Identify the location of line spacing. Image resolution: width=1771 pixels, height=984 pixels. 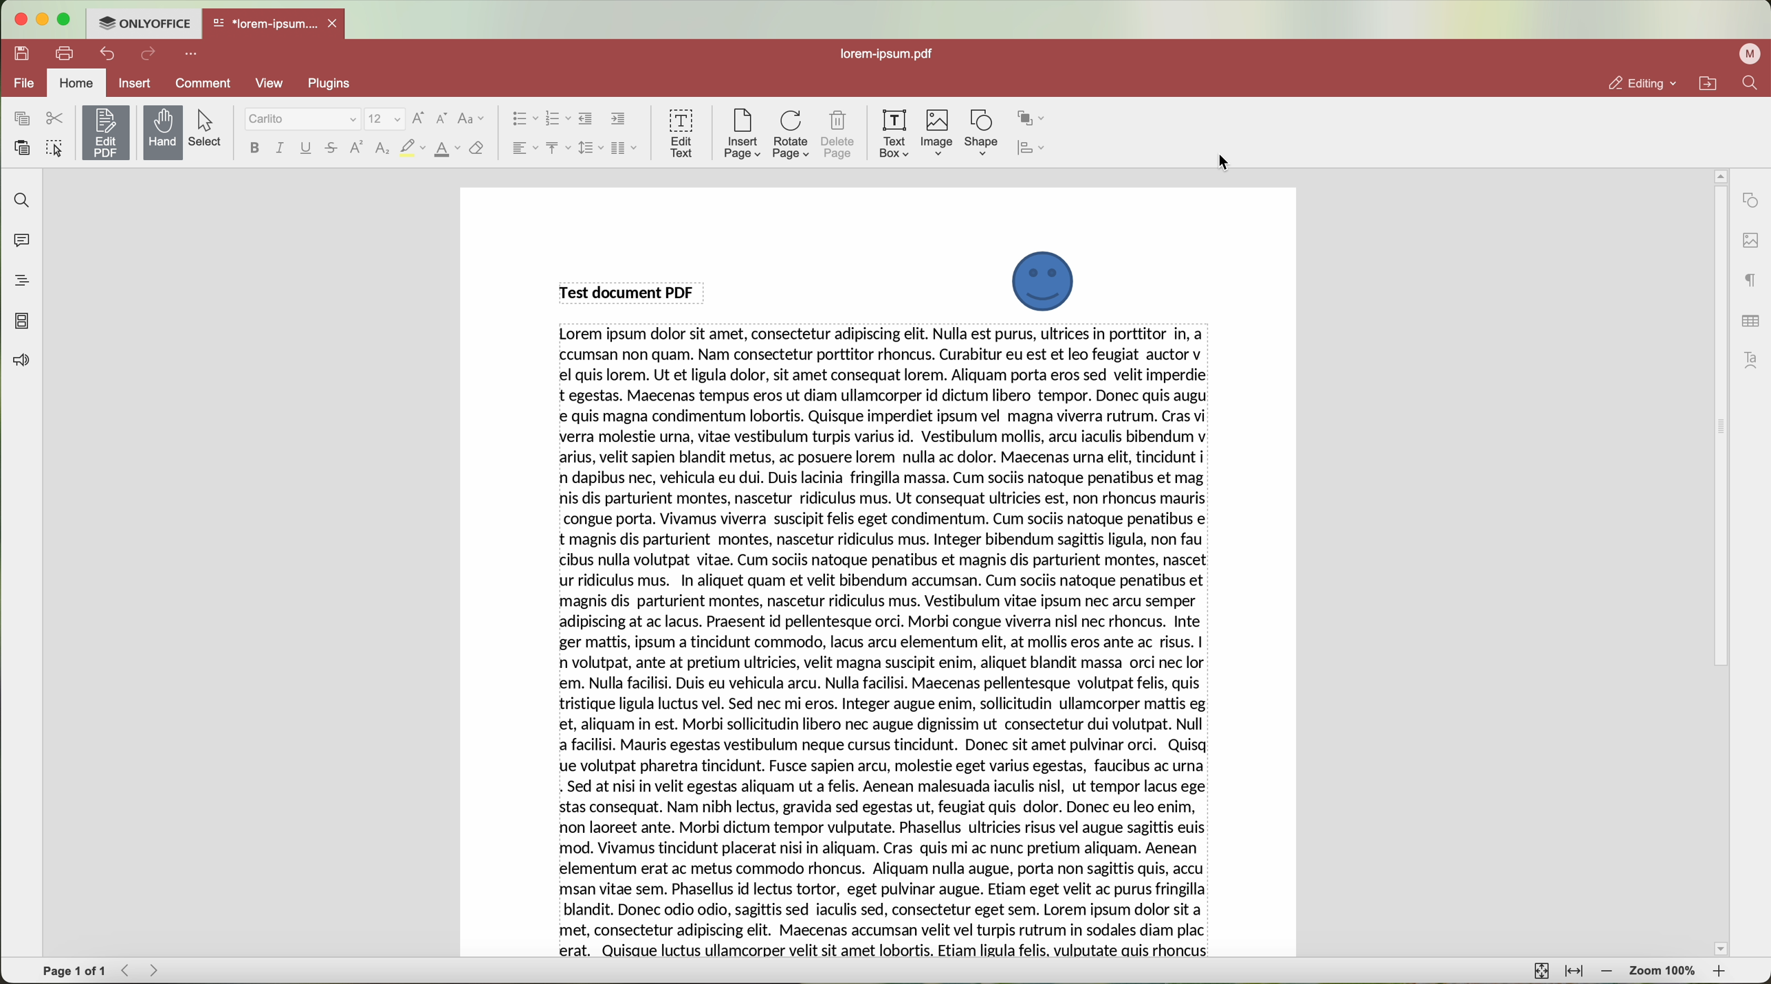
(588, 148).